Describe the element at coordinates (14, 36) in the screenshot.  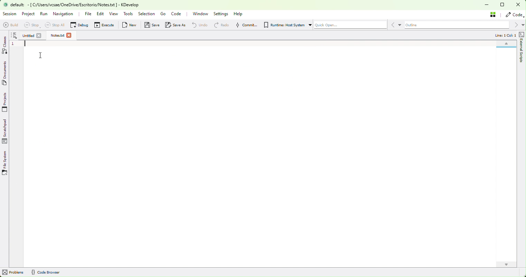
I see `more options` at that location.